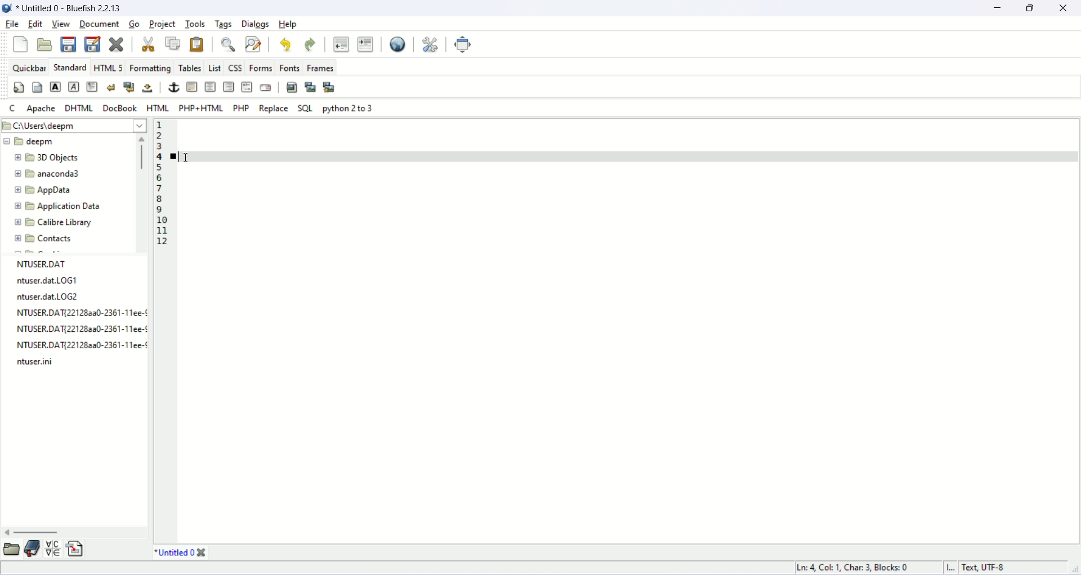 The image size is (1081, 575). What do you see at coordinates (310, 45) in the screenshot?
I see `redo` at bounding box center [310, 45].